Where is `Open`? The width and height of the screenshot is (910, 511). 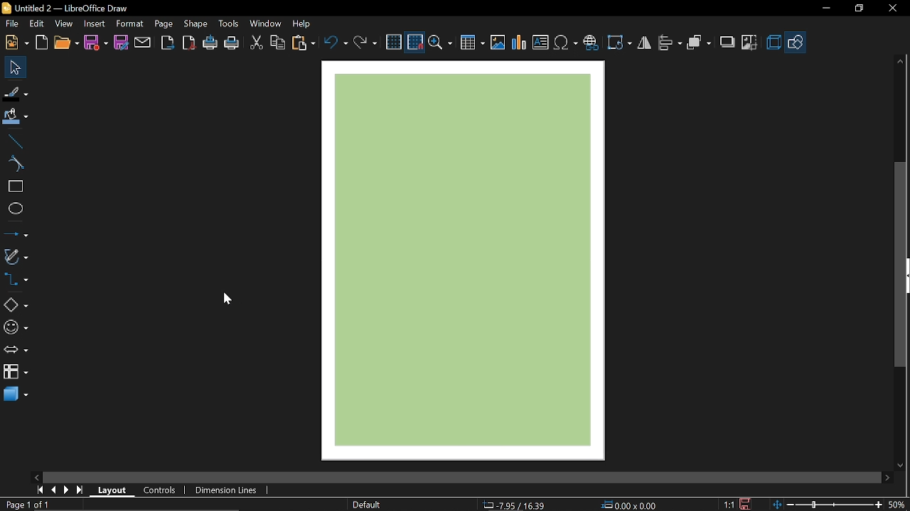
Open is located at coordinates (65, 43).